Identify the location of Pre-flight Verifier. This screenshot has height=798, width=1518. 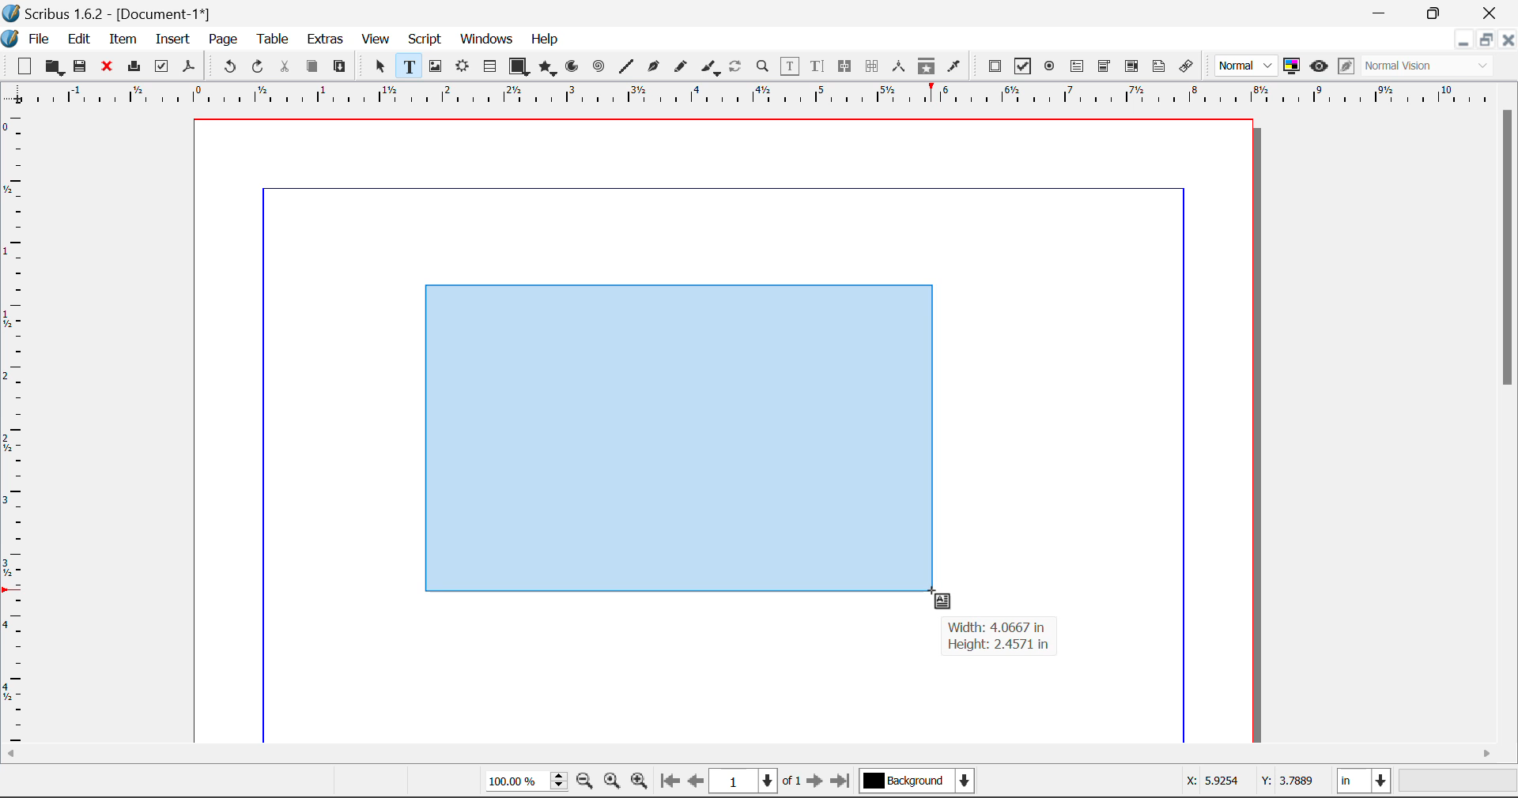
(162, 66).